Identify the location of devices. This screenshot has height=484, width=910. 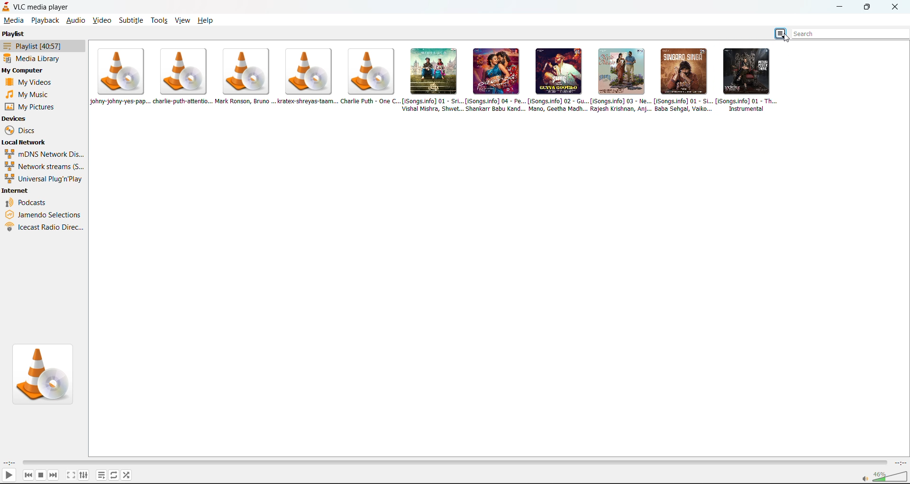
(15, 119).